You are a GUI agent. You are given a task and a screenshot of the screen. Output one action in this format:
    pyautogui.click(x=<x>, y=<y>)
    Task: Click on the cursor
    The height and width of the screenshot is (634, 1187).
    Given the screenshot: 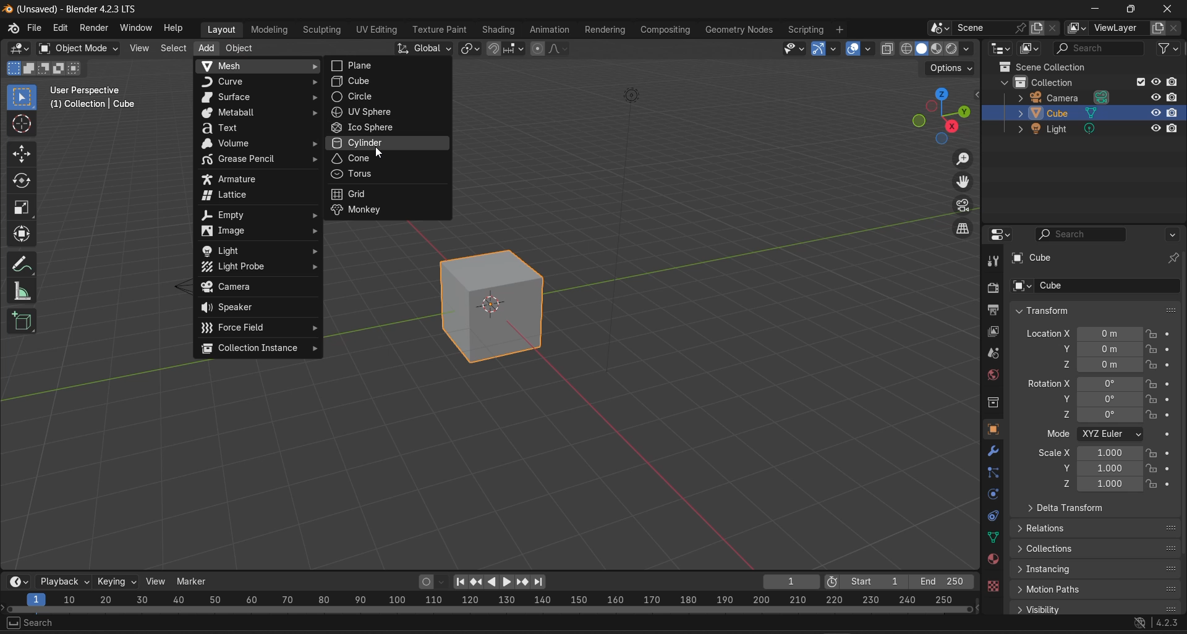 What is the action you would take?
    pyautogui.click(x=23, y=125)
    